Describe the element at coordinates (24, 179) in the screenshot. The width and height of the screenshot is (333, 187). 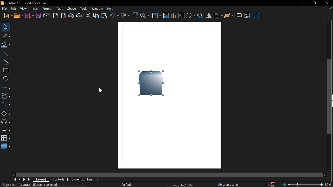
I see `next page` at that location.